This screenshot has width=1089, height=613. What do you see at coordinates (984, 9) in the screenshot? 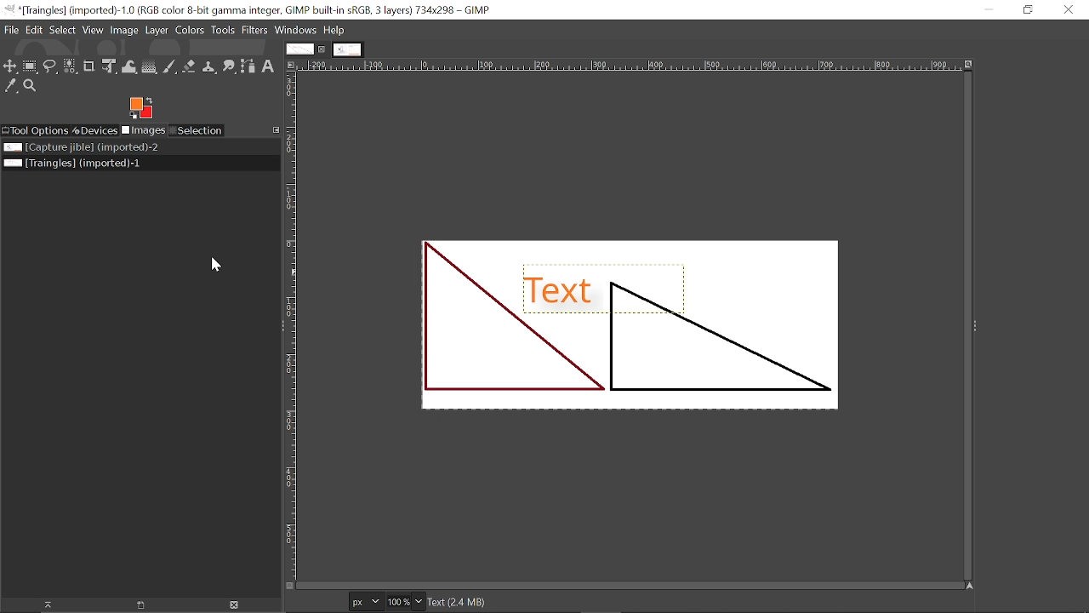
I see `Minimize` at bounding box center [984, 9].